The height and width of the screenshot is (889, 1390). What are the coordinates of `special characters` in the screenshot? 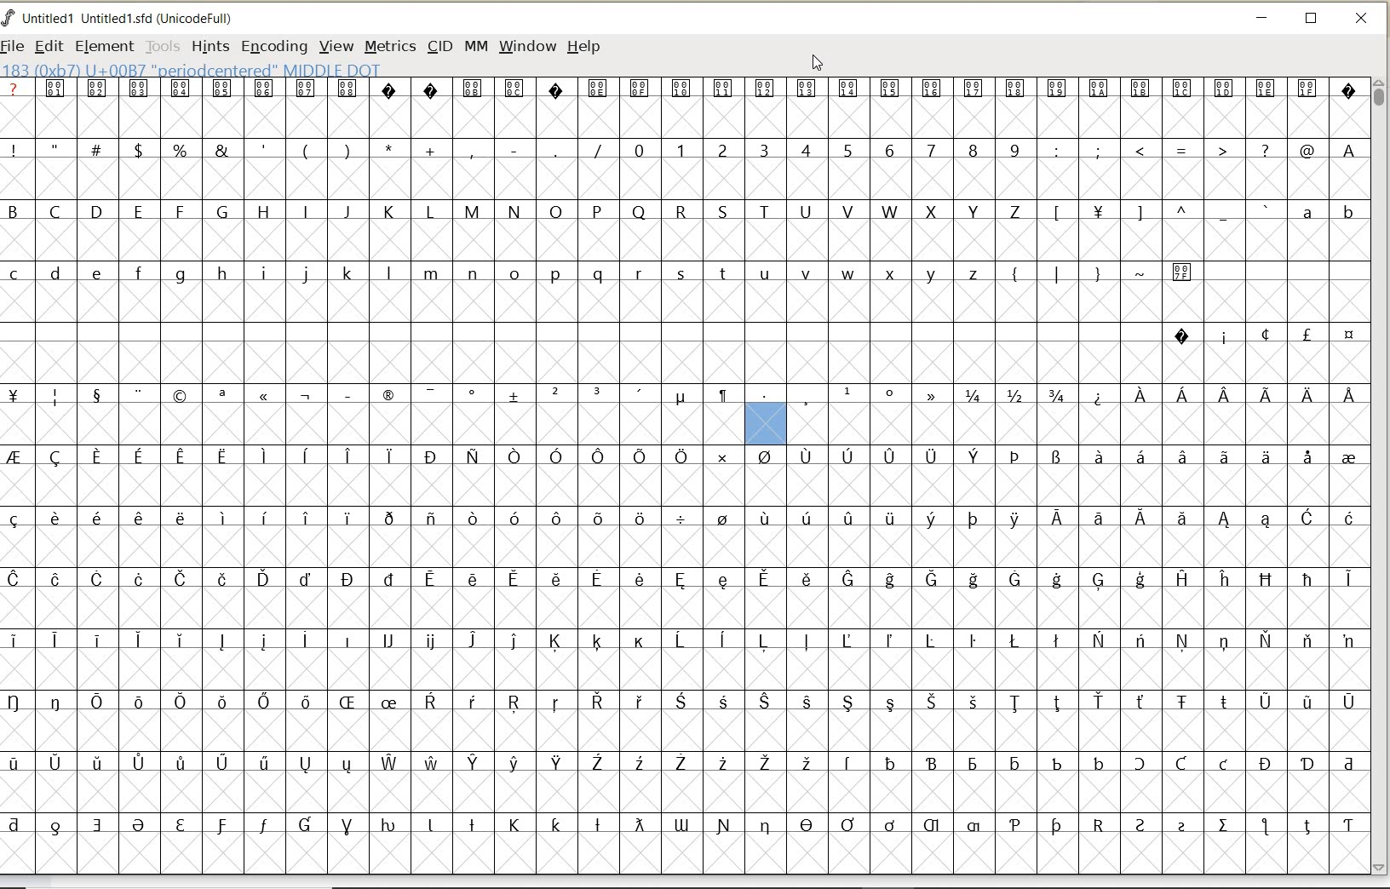 It's located at (1263, 335).